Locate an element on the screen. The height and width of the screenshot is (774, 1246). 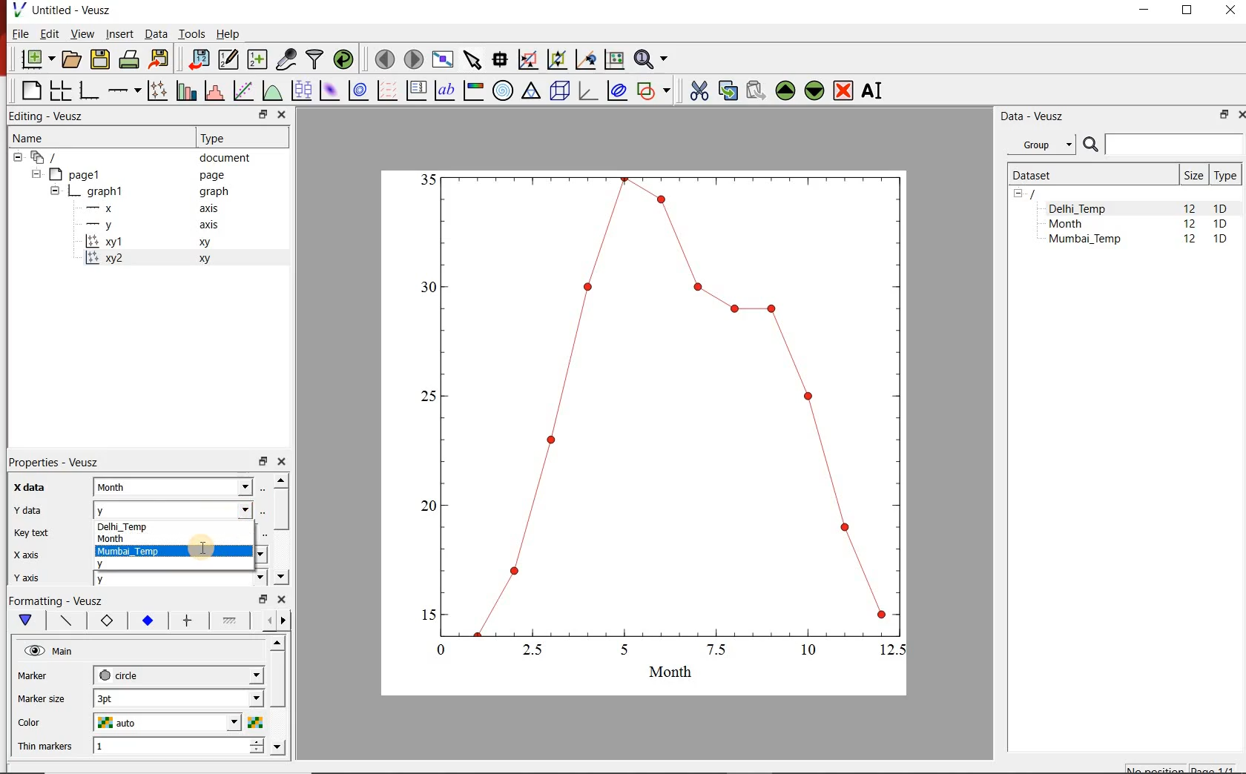
arrange graphs in a grid is located at coordinates (59, 90).